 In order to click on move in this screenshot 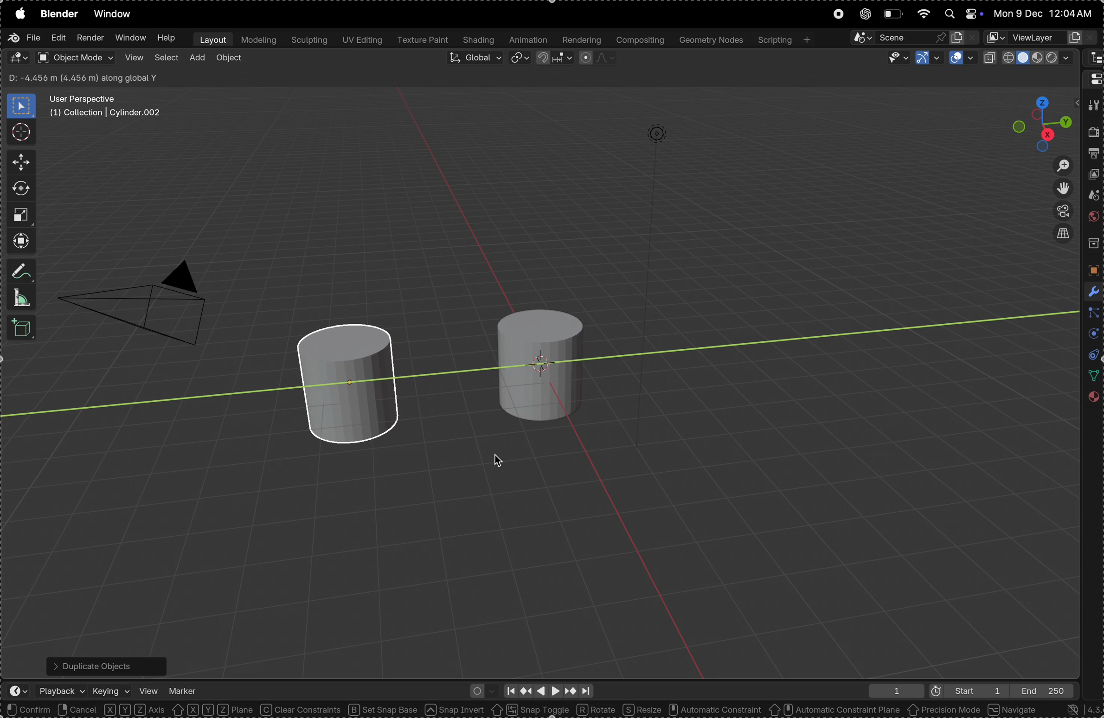, I will do `click(18, 163)`.